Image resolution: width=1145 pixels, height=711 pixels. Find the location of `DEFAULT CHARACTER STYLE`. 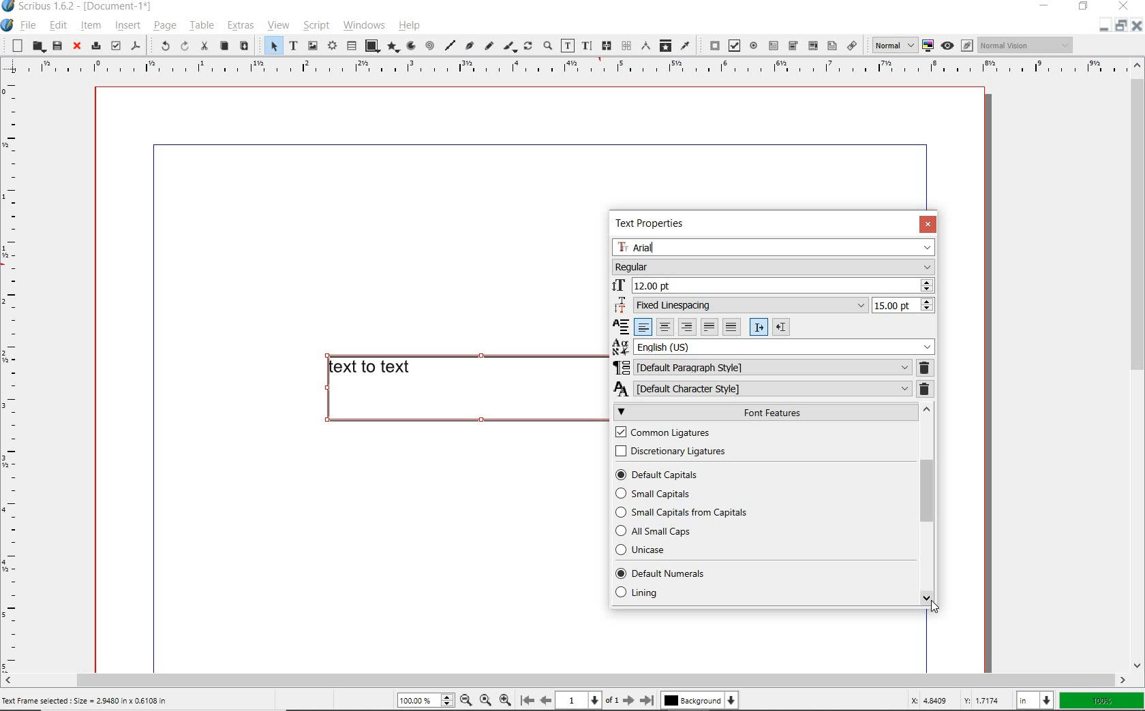

DEFAULT CHARACTER STYLE is located at coordinates (764, 390).